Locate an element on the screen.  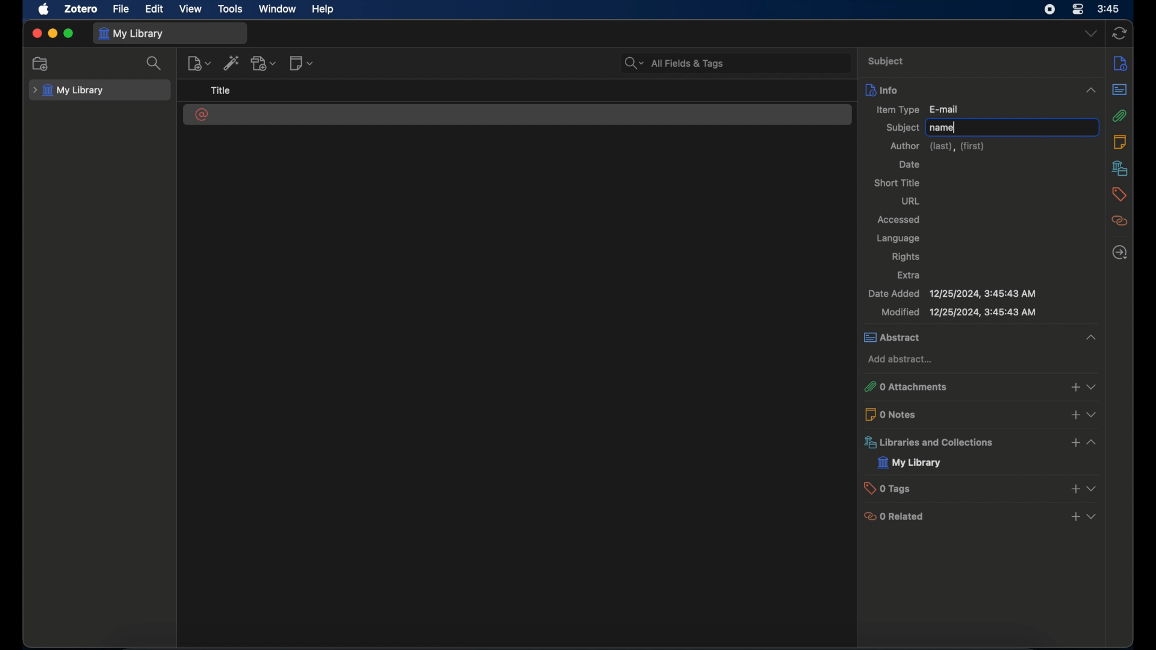
edit is located at coordinates (155, 10).